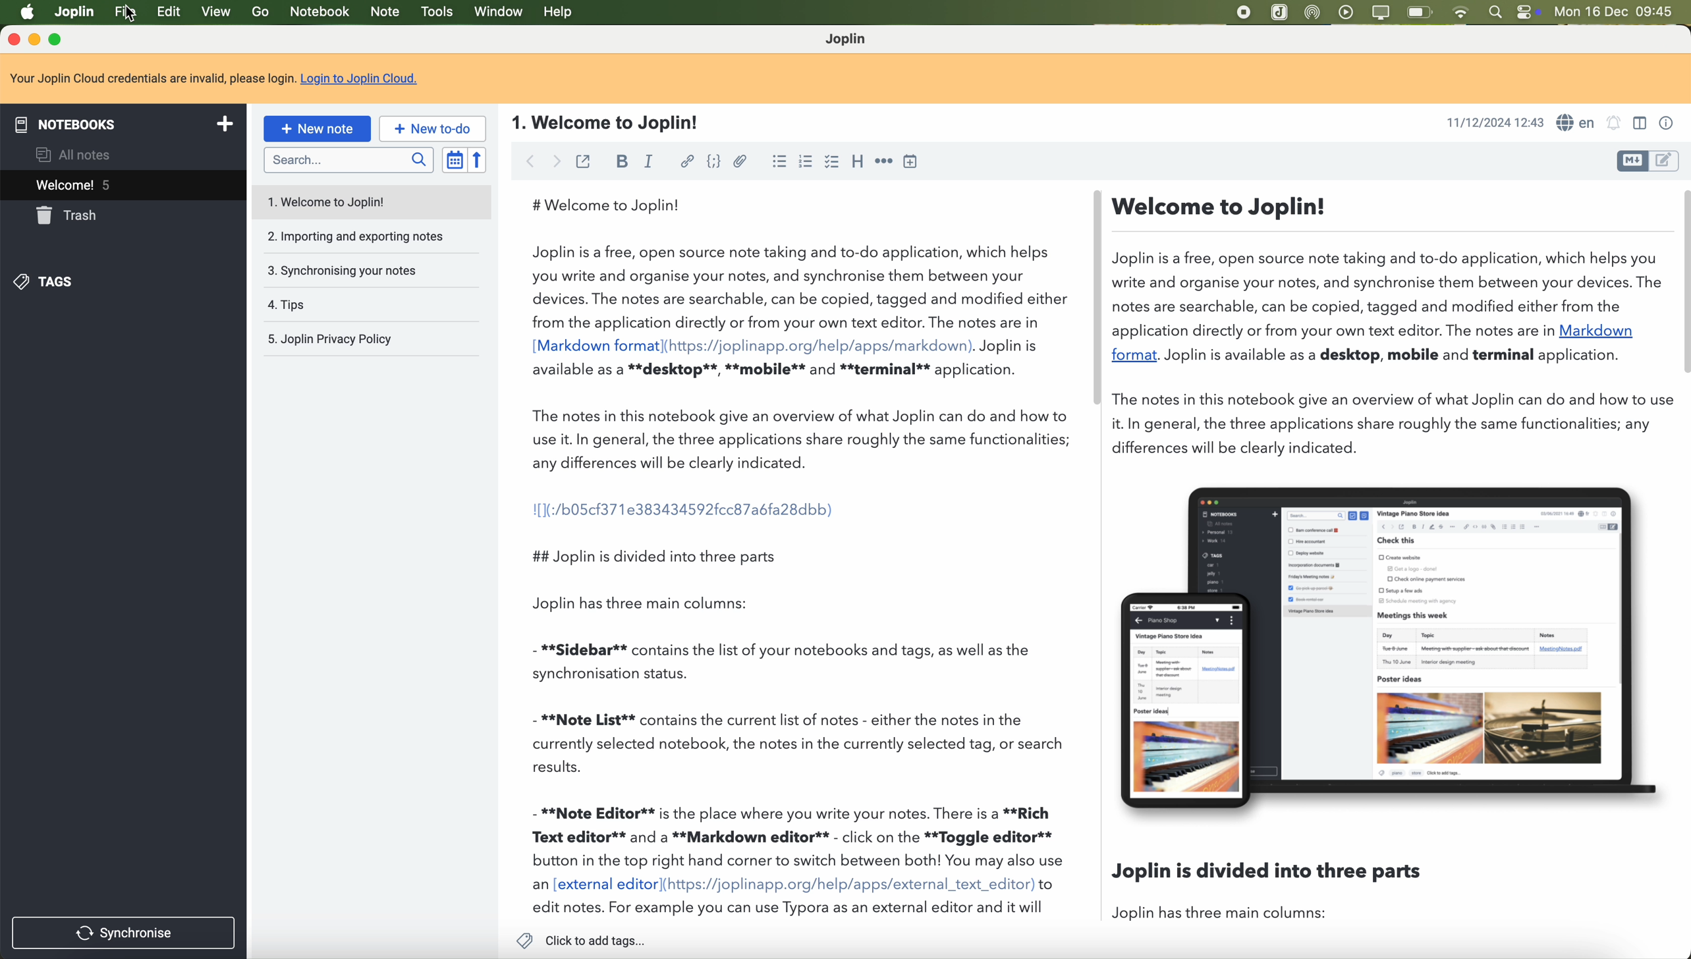  What do you see at coordinates (584, 161) in the screenshot?
I see `toggle external editing` at bounding box center [584, 161].